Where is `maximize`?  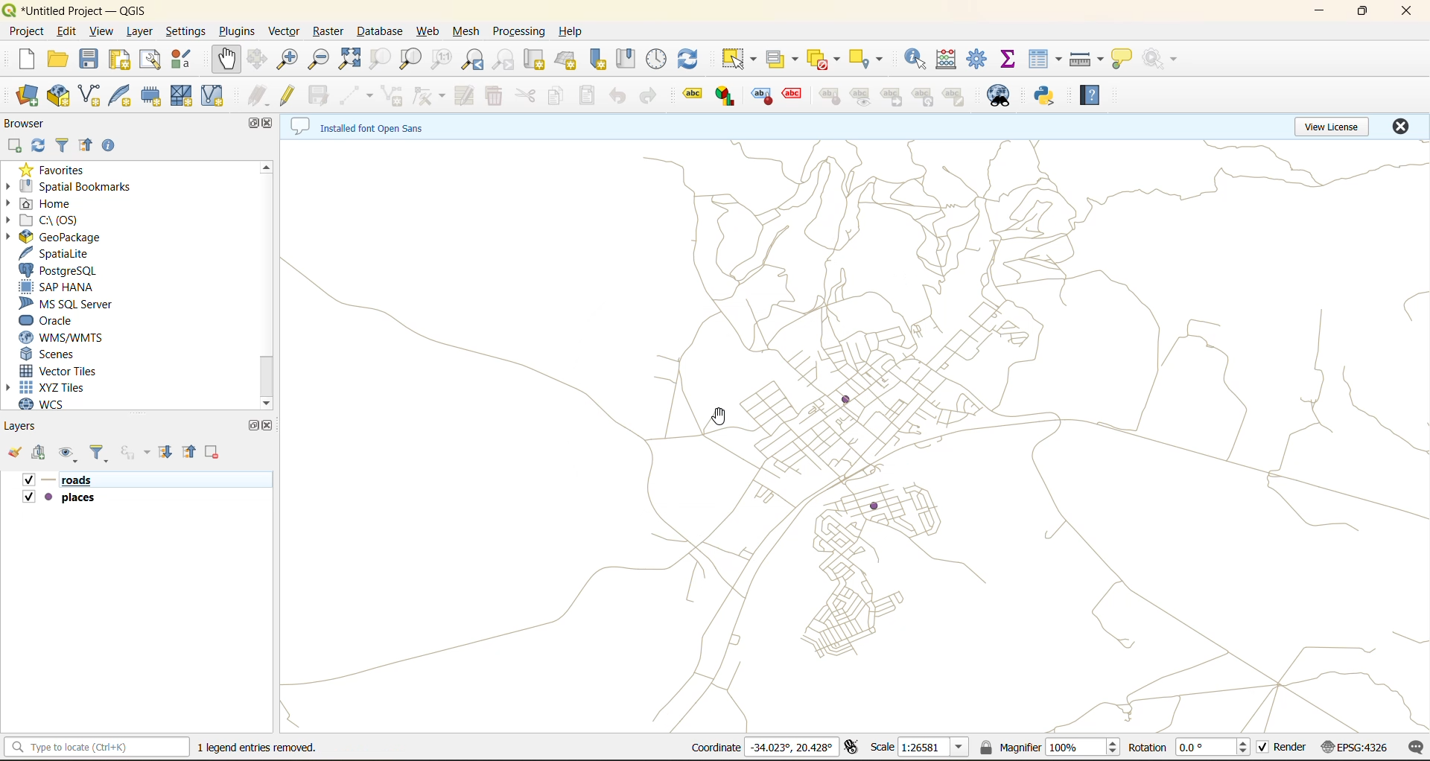 maximize is located at coordinates (252, 426).